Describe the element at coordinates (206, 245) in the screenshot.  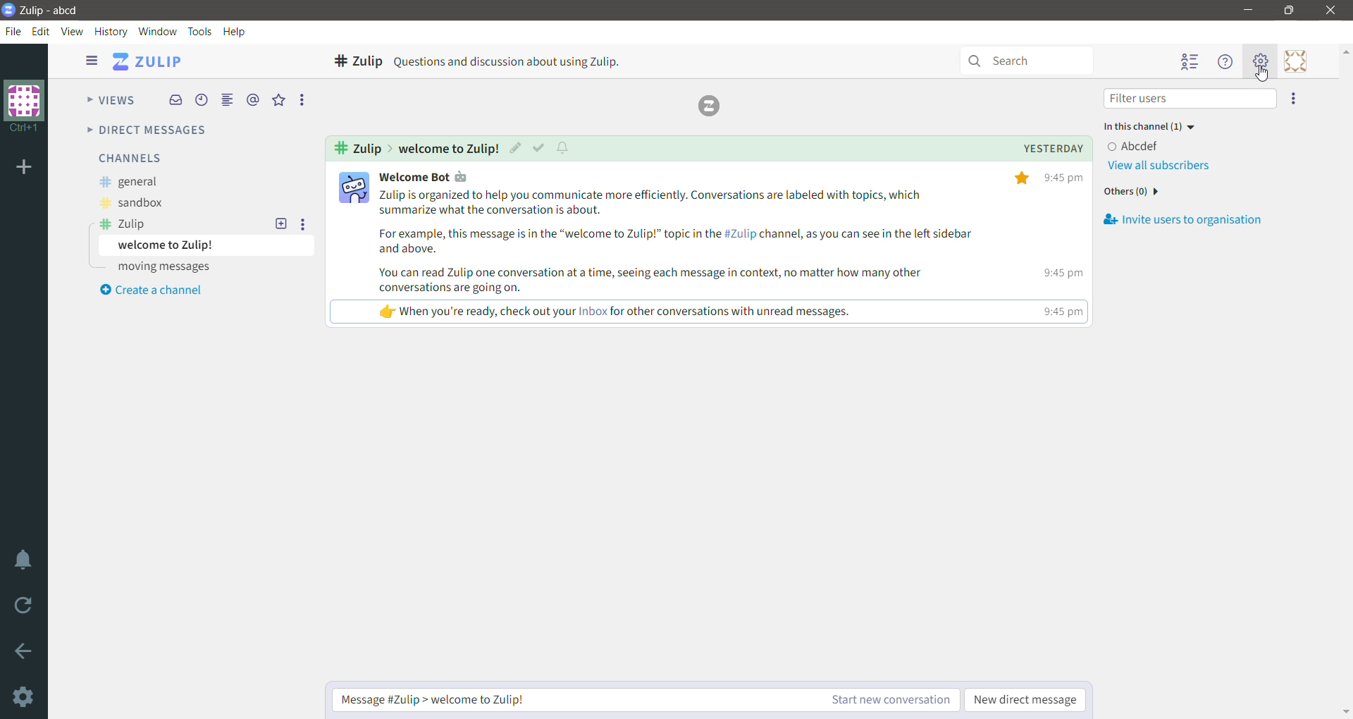
I see `welcome to Zulip` at that location.